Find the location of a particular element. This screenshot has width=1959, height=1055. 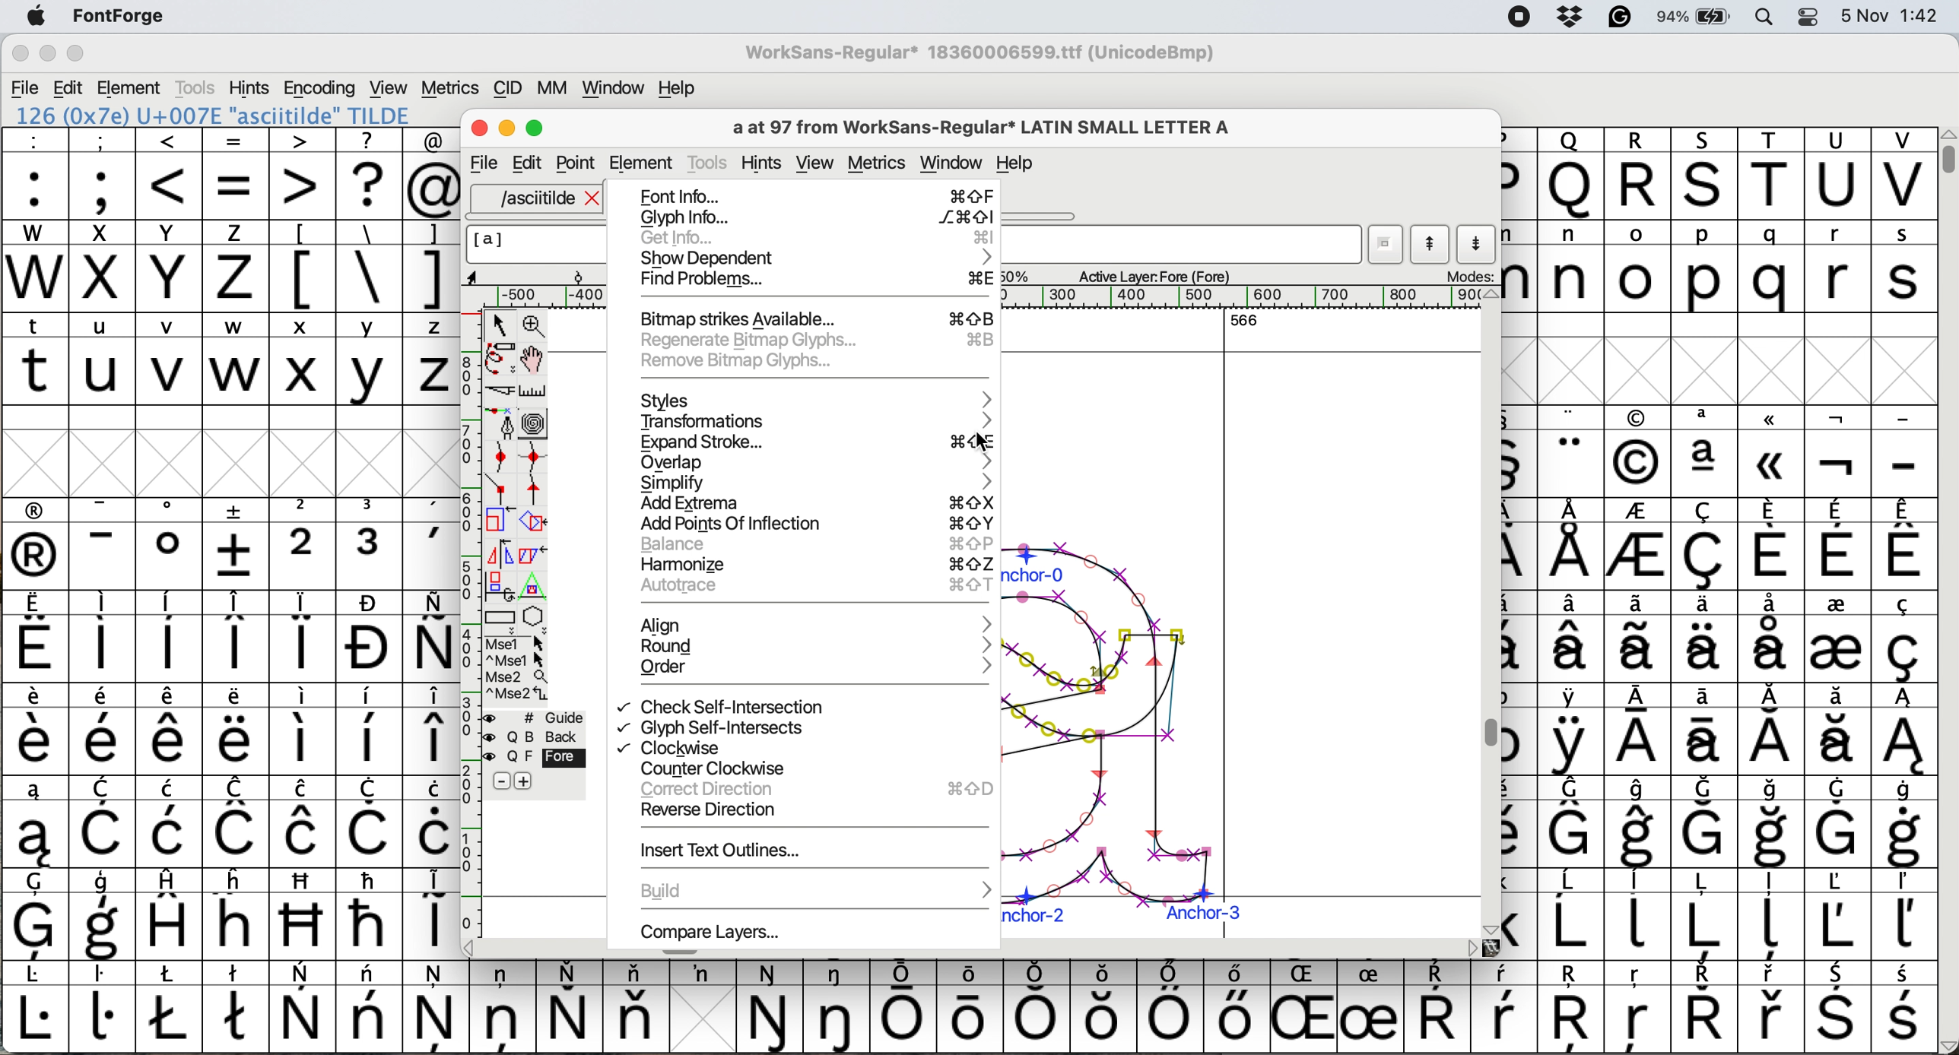

symbol is located at coordinates (370, 822).